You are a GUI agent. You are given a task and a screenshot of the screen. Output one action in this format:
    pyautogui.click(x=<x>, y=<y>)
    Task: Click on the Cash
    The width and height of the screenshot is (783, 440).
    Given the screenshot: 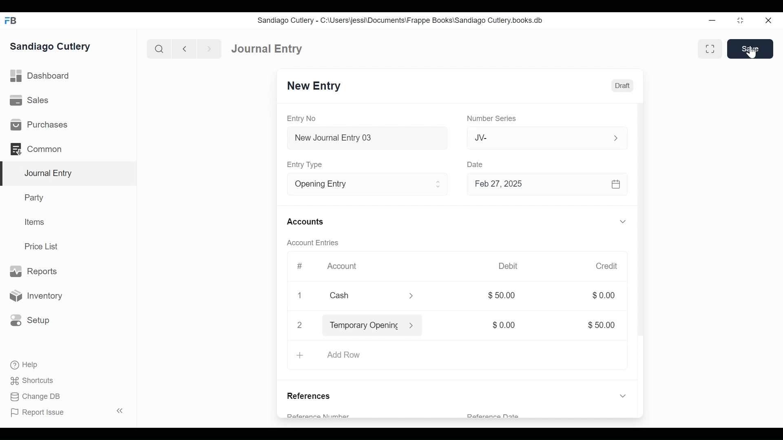 What is the action you would take?
    pyautogui.click(x=362, y=295)
    